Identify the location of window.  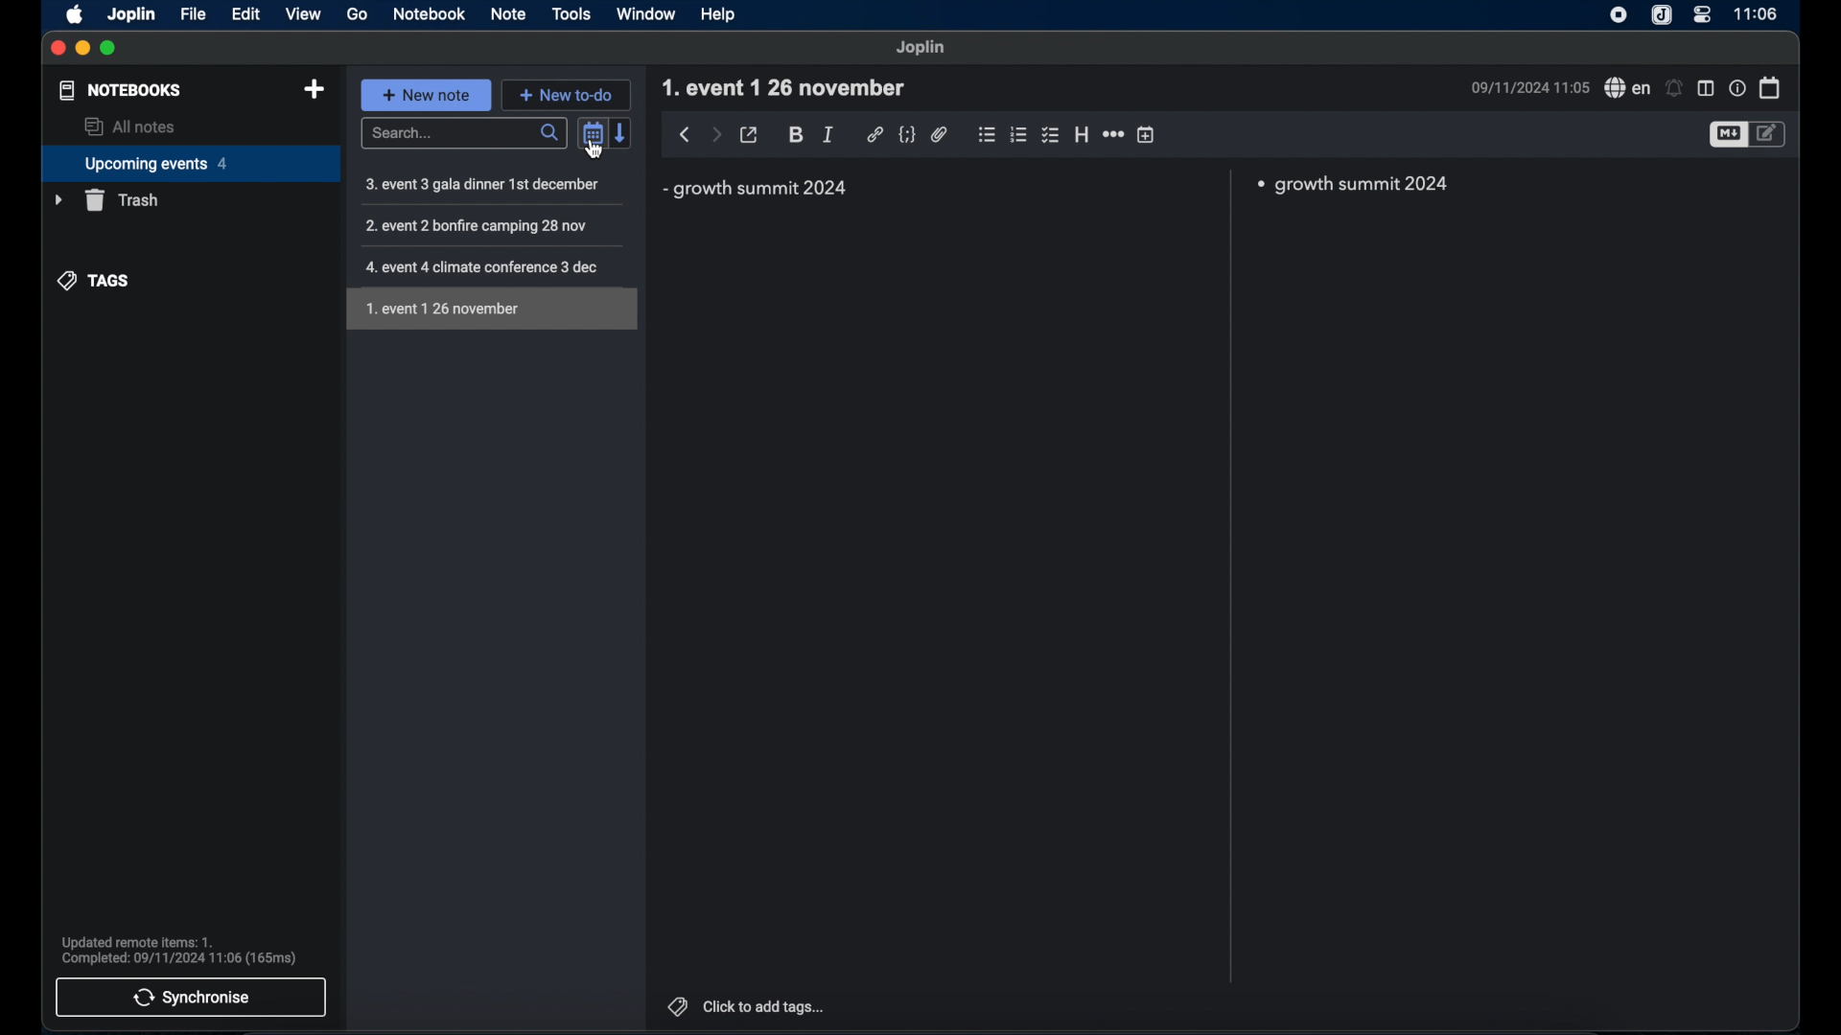
(645, 13).